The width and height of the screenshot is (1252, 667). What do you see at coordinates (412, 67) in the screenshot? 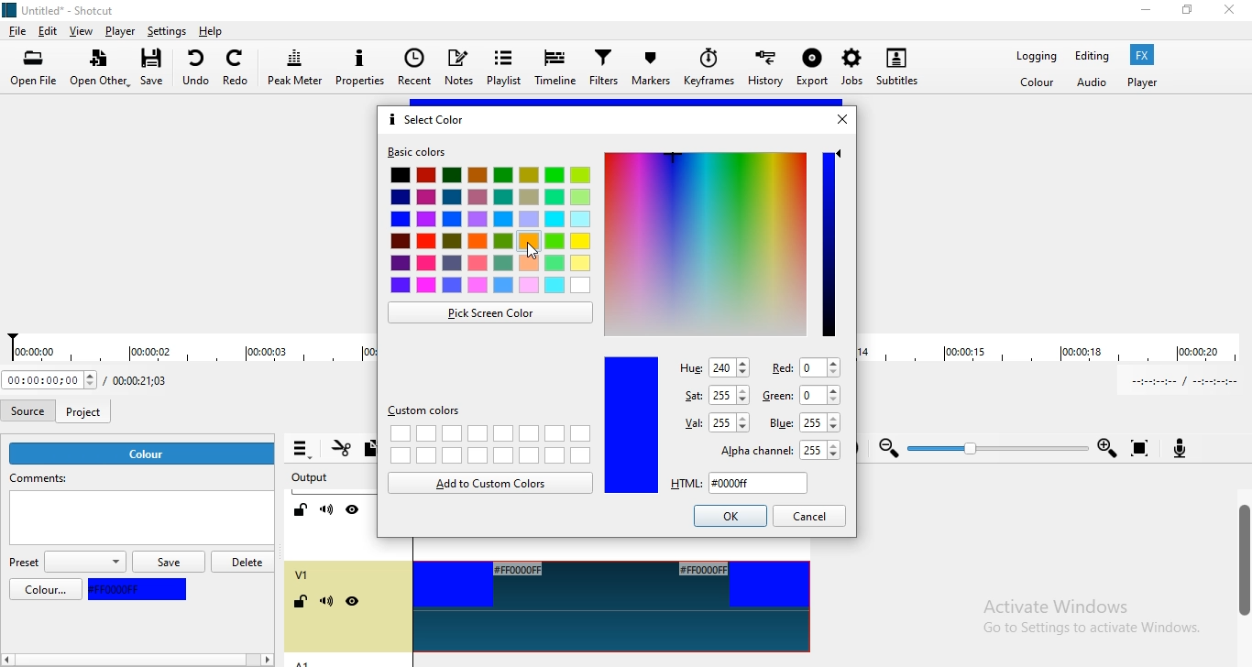
I see `Recent` at bounding box center [412, 67].